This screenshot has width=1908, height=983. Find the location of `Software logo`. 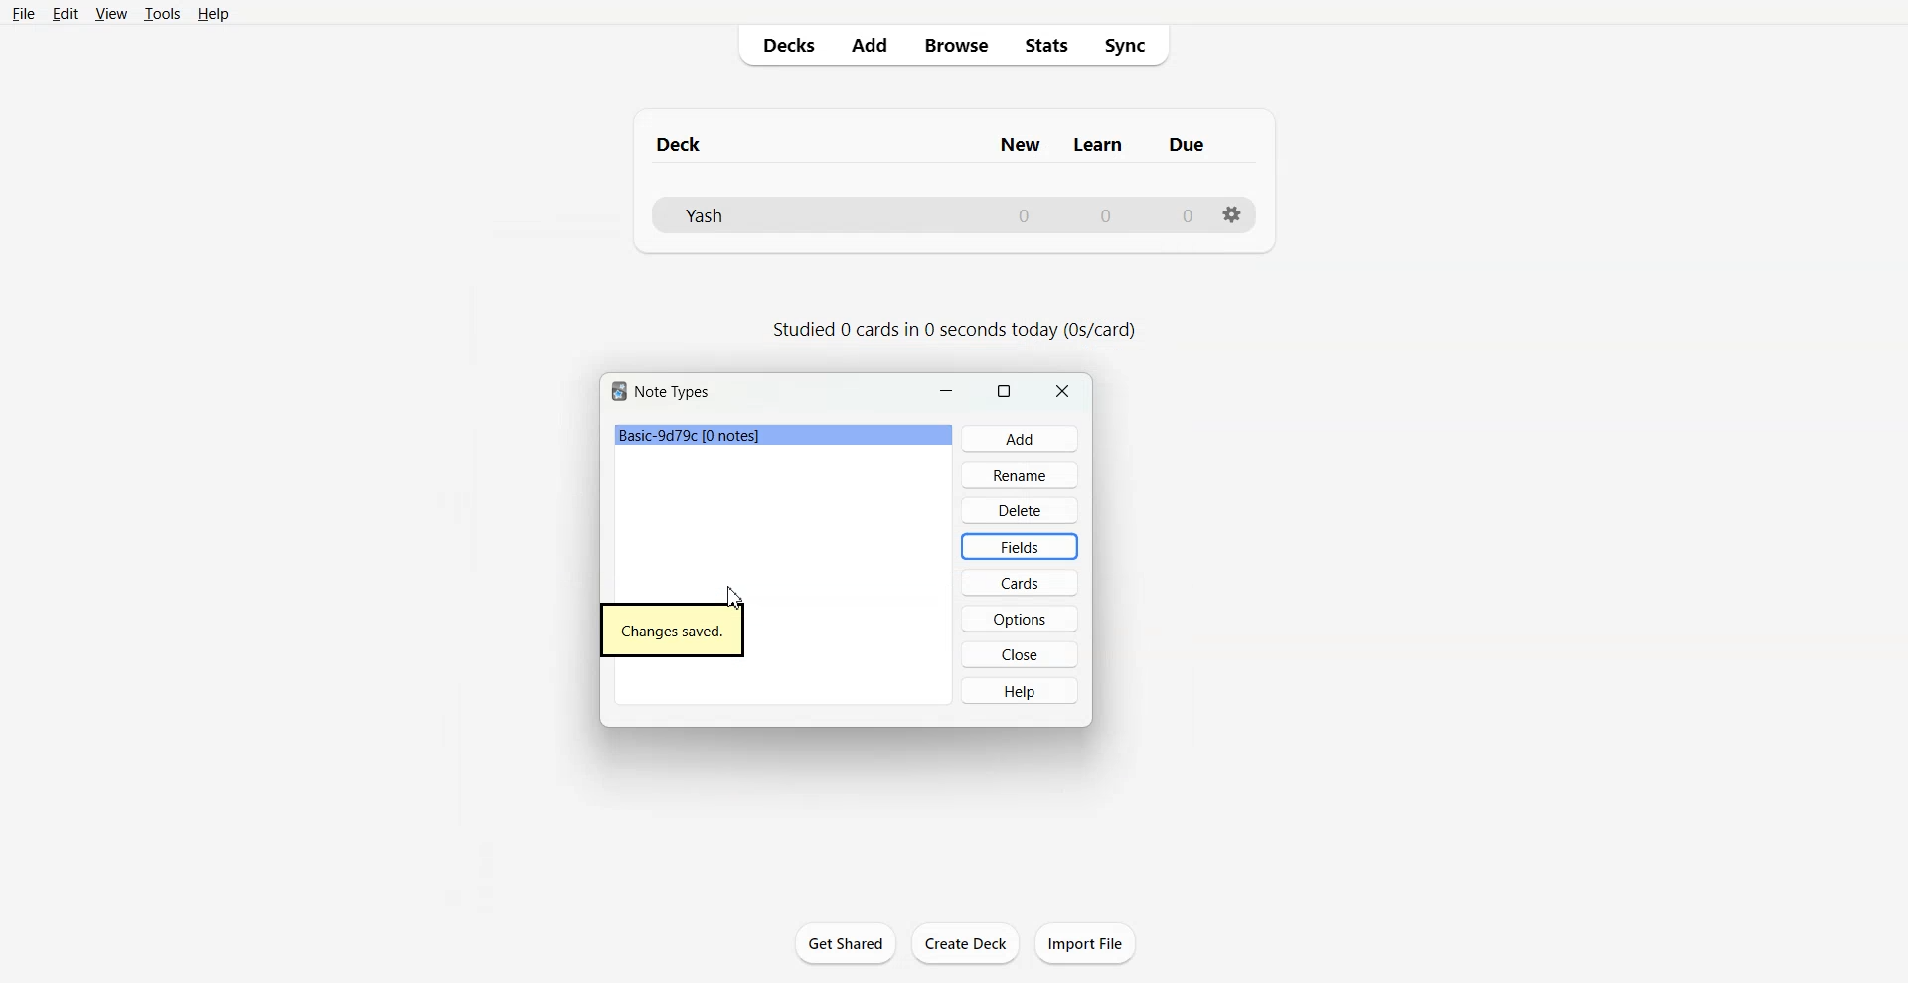

Software logo is located at coordinates (618, 391).